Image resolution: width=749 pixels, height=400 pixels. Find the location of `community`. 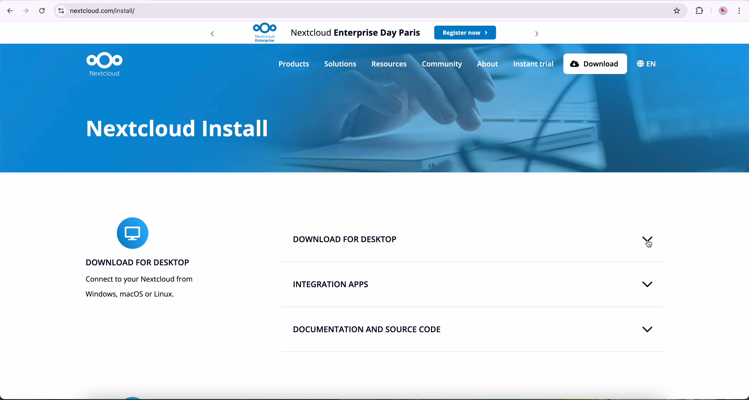

community is located at coordinates (443, 64).